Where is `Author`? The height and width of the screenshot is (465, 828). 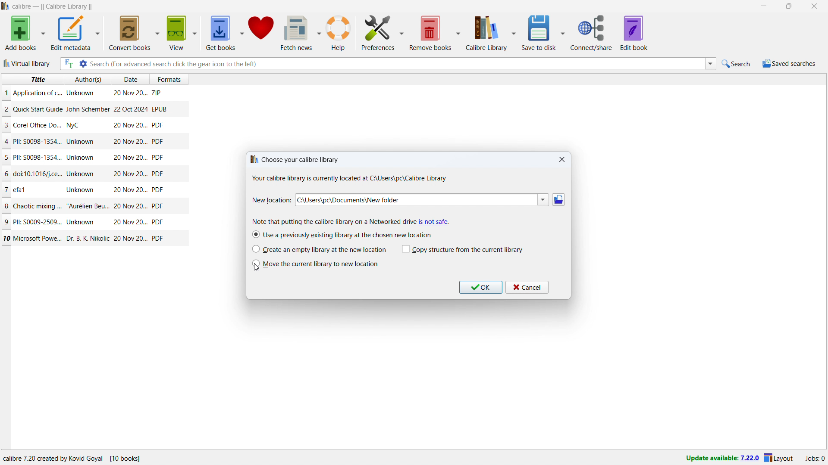 Author is located at coordinates (82, 142).